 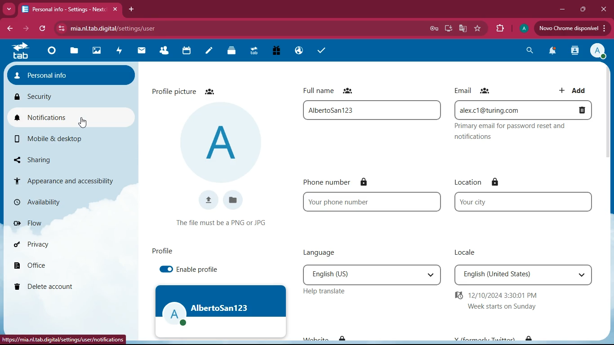 What do you see at coordinates (30, 244) in the screenshot?
I see `priva` at bounding box center [30, 244].